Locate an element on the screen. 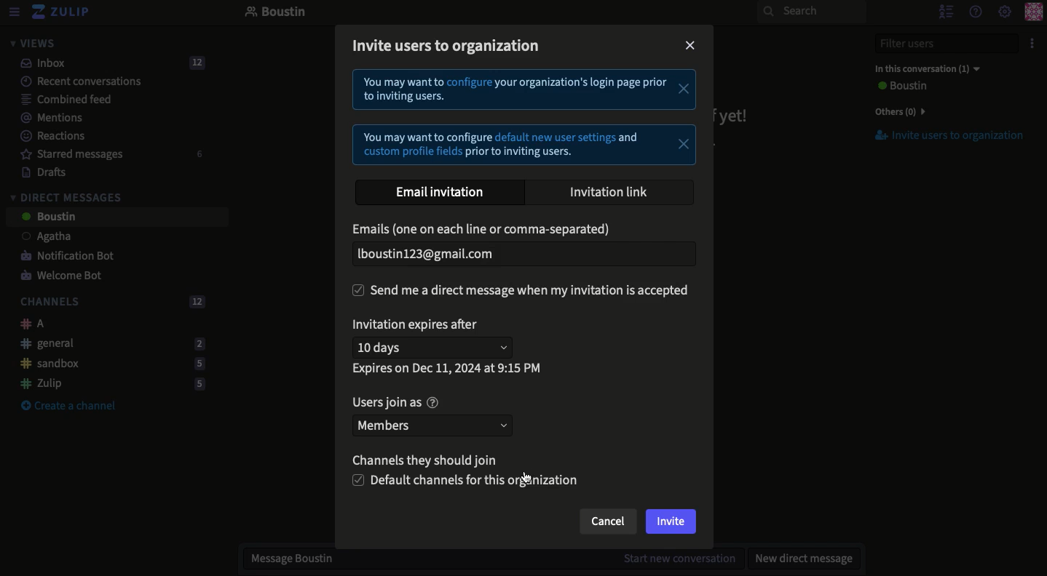 This screenshot has height=576, width=1047. Combined feed is located at coordinates (58, 99).